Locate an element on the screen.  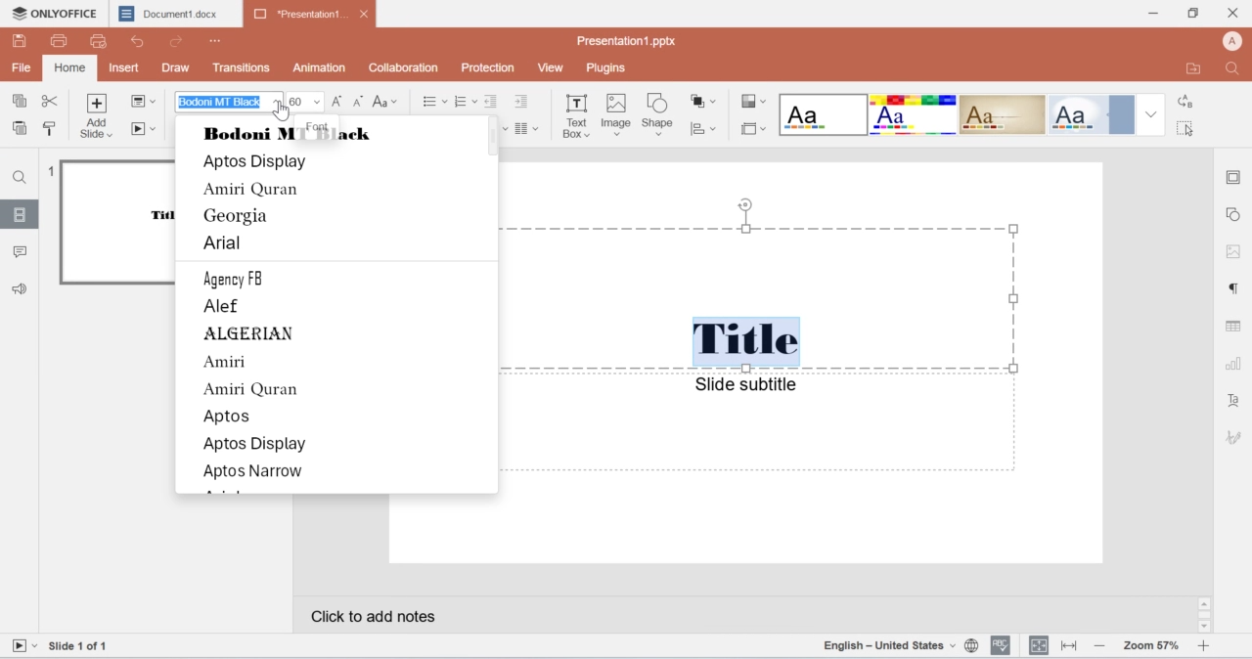
save is located at coordinates (21, 40).